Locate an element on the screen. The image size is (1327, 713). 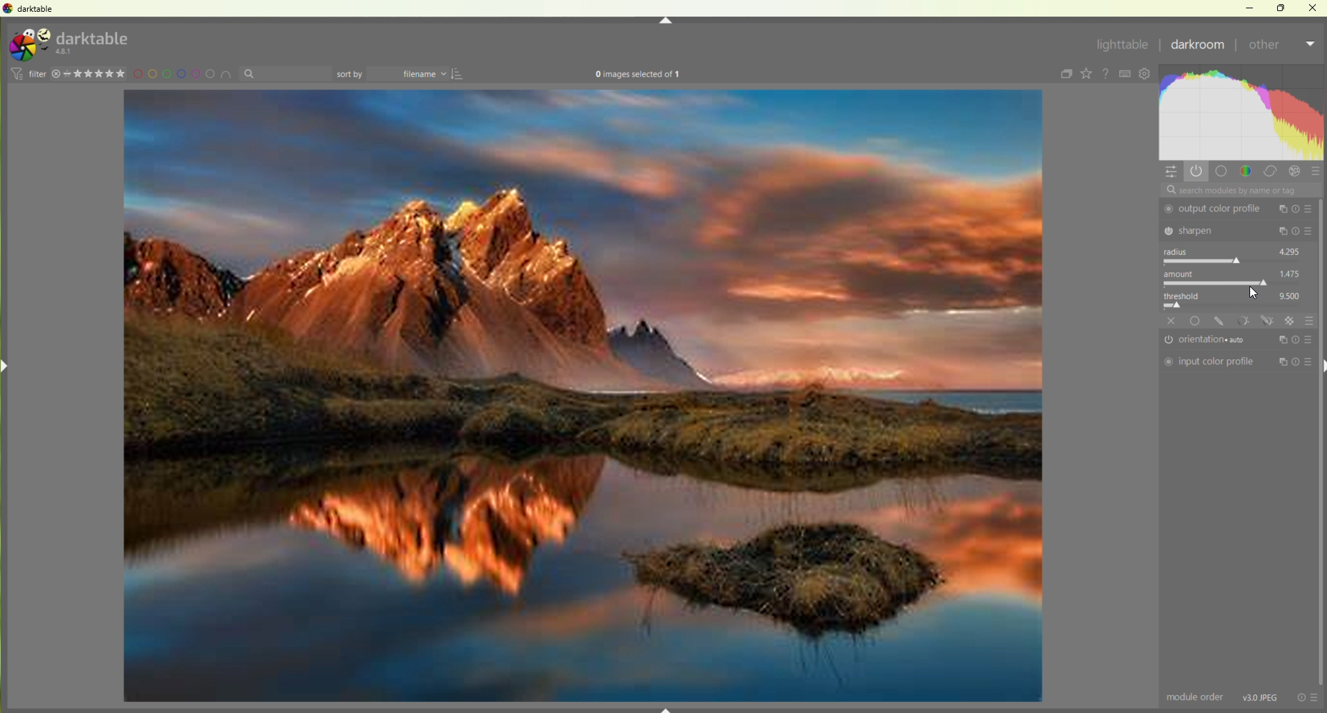
Help is located at coordinates (1107, 74).